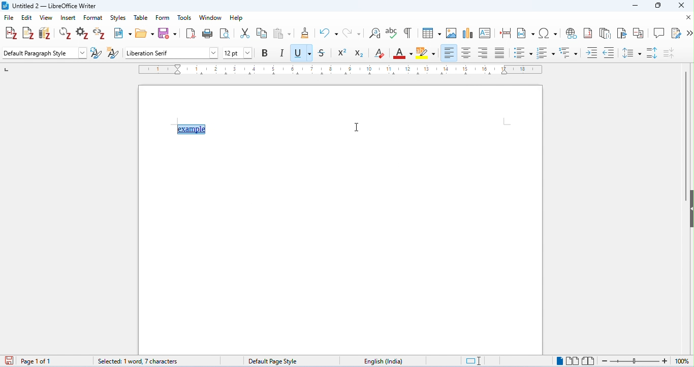  What do you see at coordinates (144, 33) in the screenshot?
I see `open` at bounding box center [144, 33].